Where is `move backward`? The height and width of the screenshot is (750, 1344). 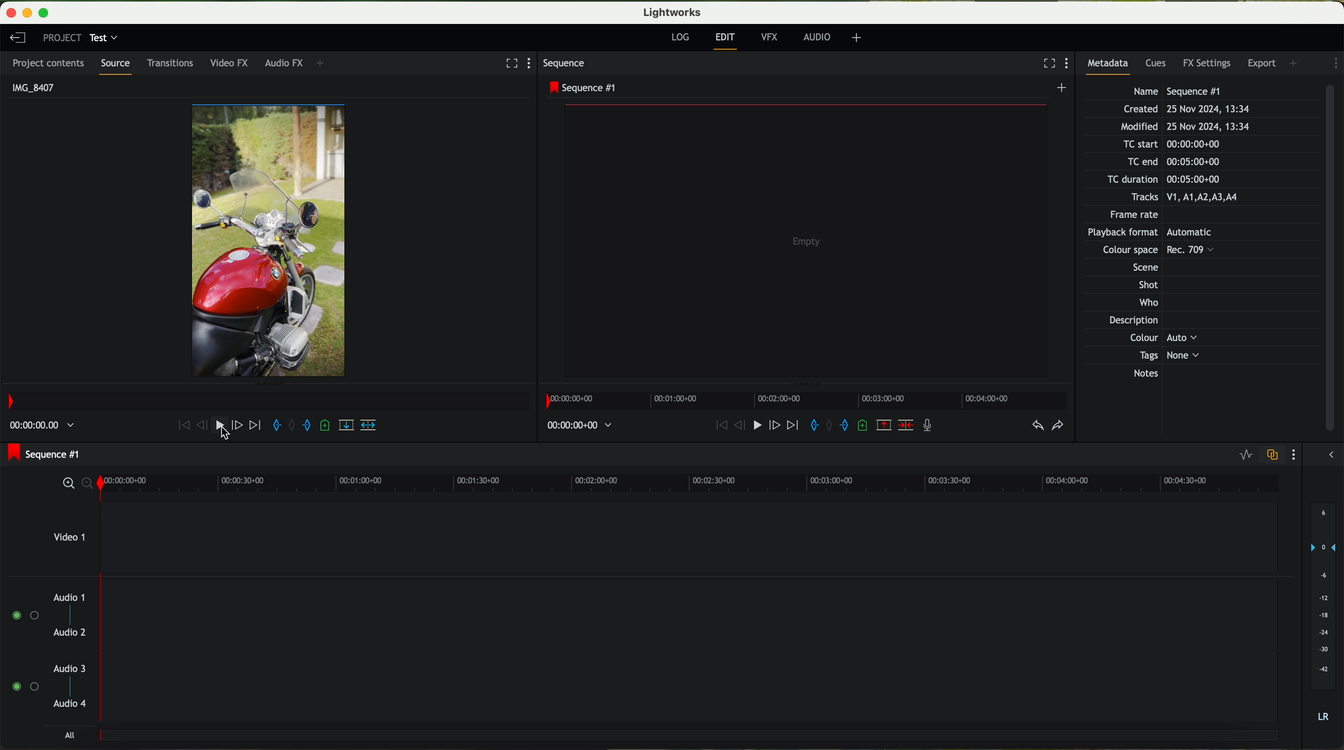 move backward is located at coordinates (412, 943).